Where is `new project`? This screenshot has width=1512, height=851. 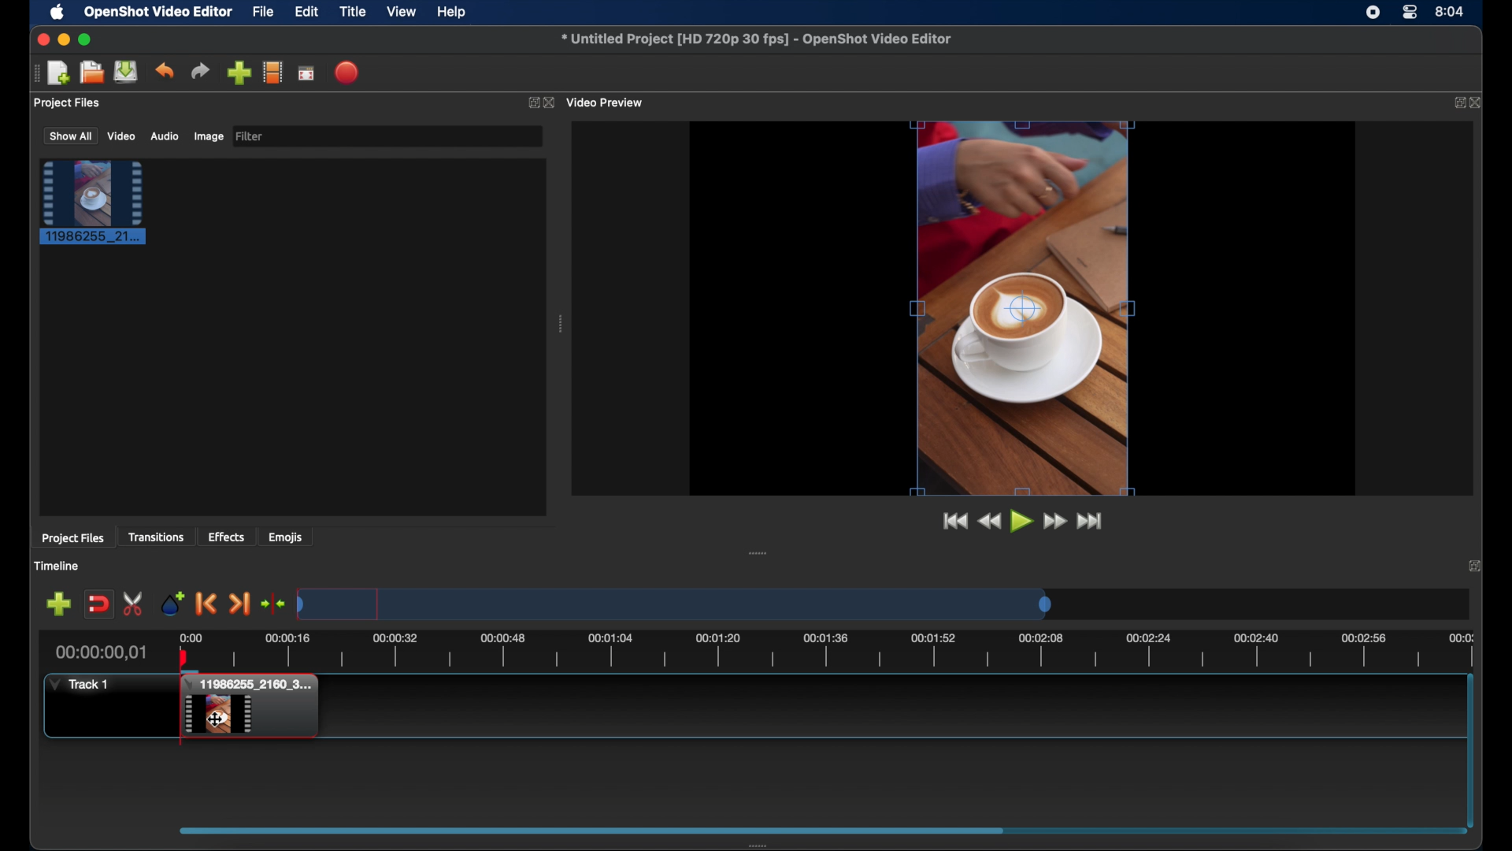 new project is located at coordinates (60, 72).